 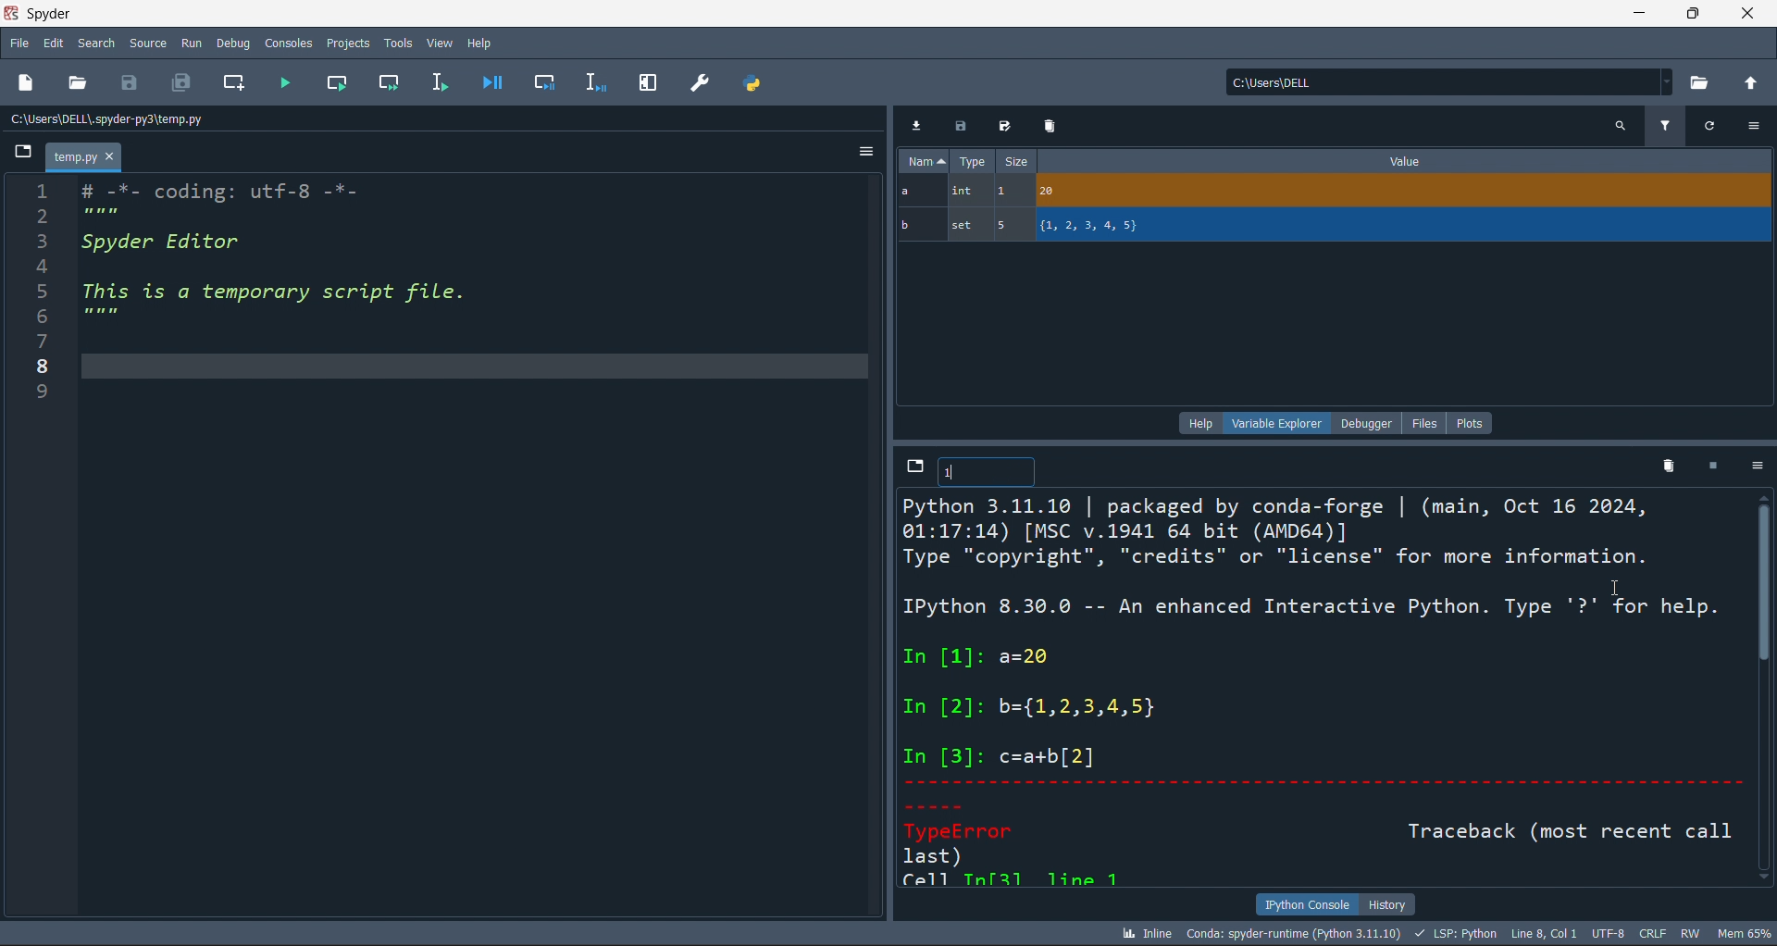 What do you see at coordinates (286, 42) in the screenshot?
I see `consoles` at bounding box center [286, 42].